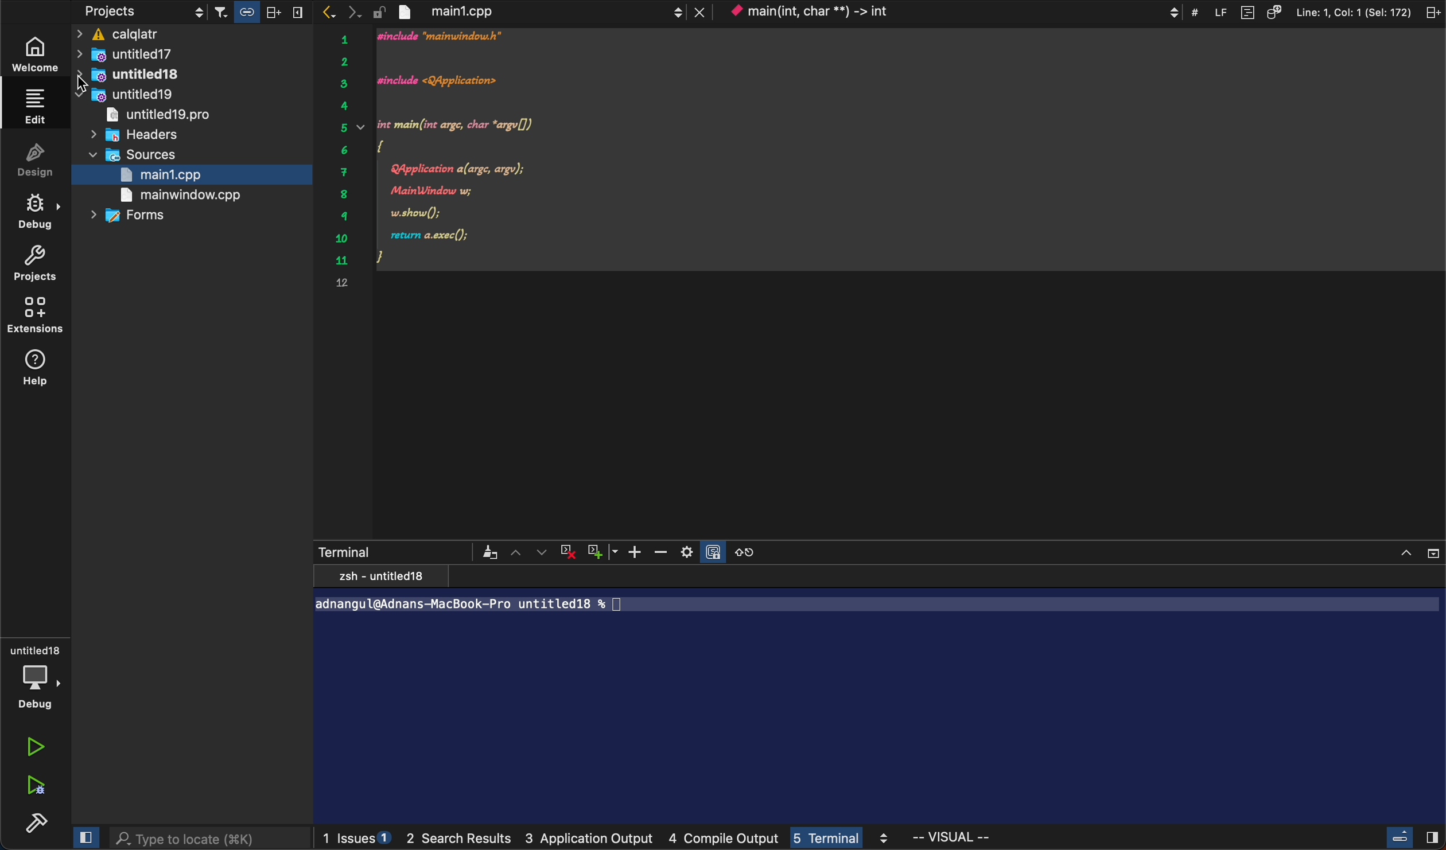 Image resolution: width=1446 pixels, height=850 pixels. Describe the element at coordinates (663, 553) in the screenshot. I see `zoom out` at that location.